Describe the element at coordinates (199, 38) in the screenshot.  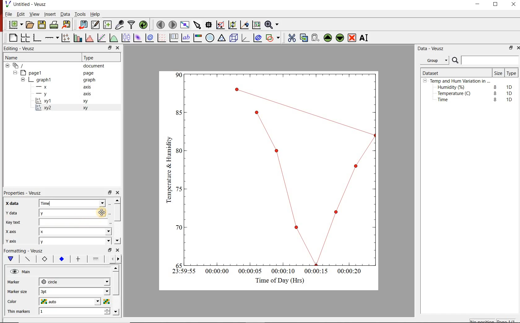
I see `image color bar` at that location.